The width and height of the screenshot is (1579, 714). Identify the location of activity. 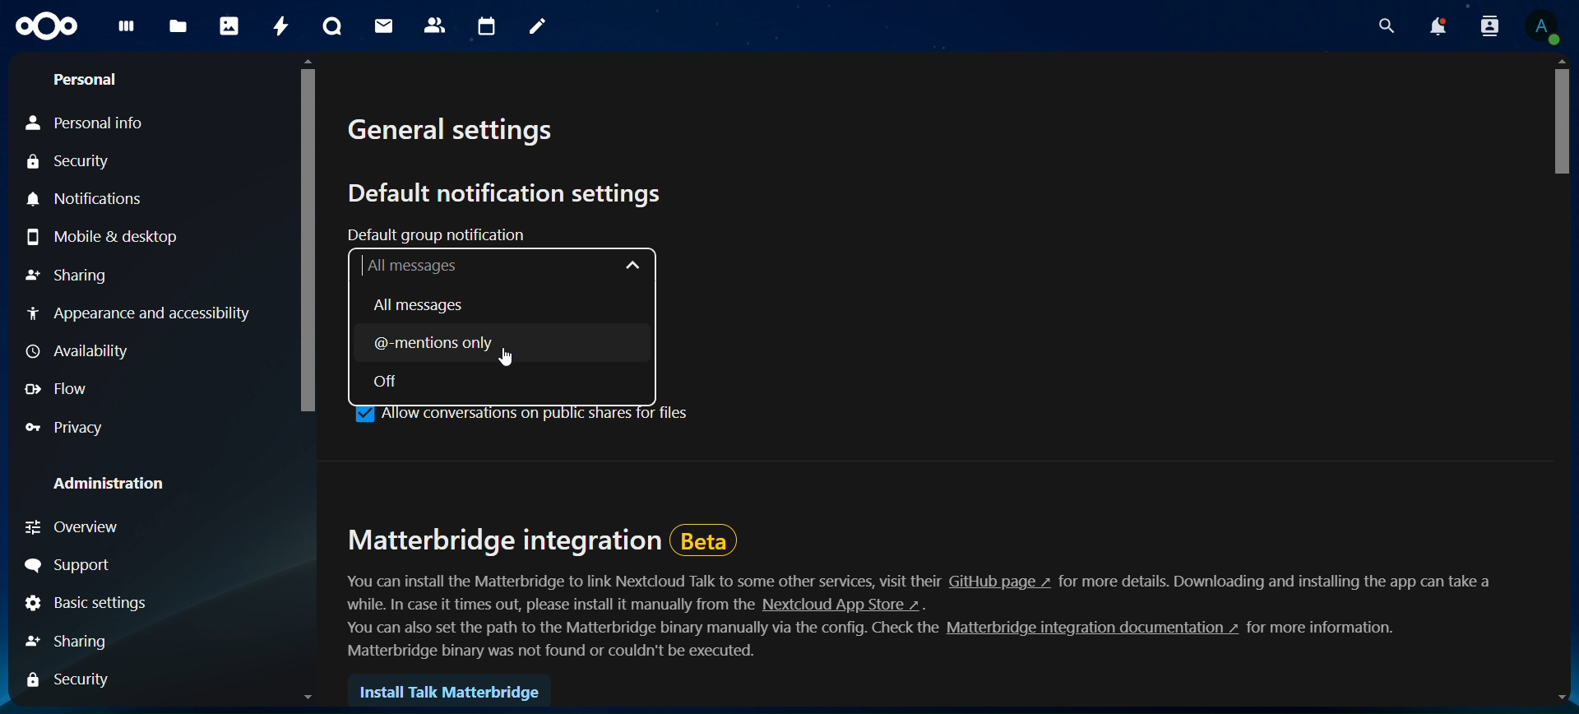
(281, 23).